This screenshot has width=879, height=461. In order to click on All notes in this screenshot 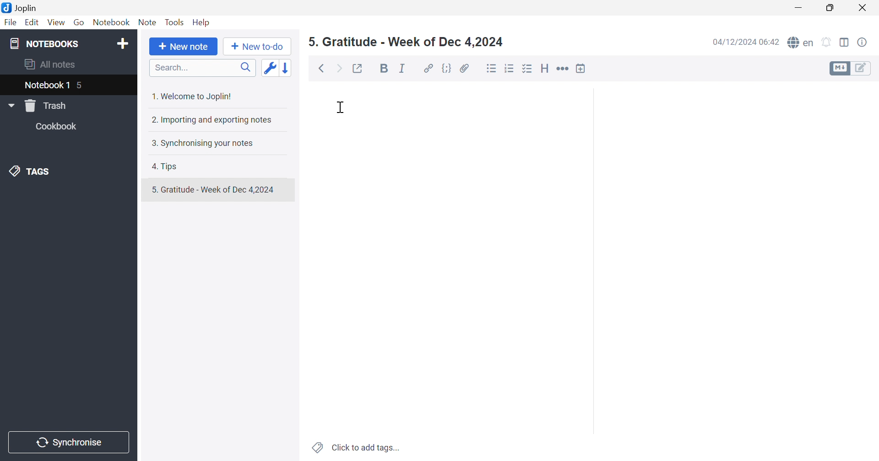, I will do `click(52, 65)`.